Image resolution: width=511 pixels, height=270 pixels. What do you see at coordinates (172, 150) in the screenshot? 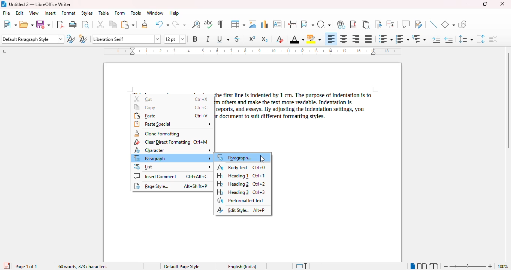
I see `character` at bounding box center [172, 150].